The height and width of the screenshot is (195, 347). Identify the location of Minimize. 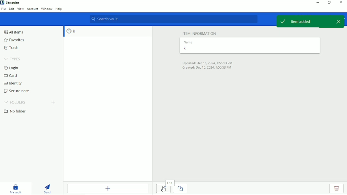
(318, 3).